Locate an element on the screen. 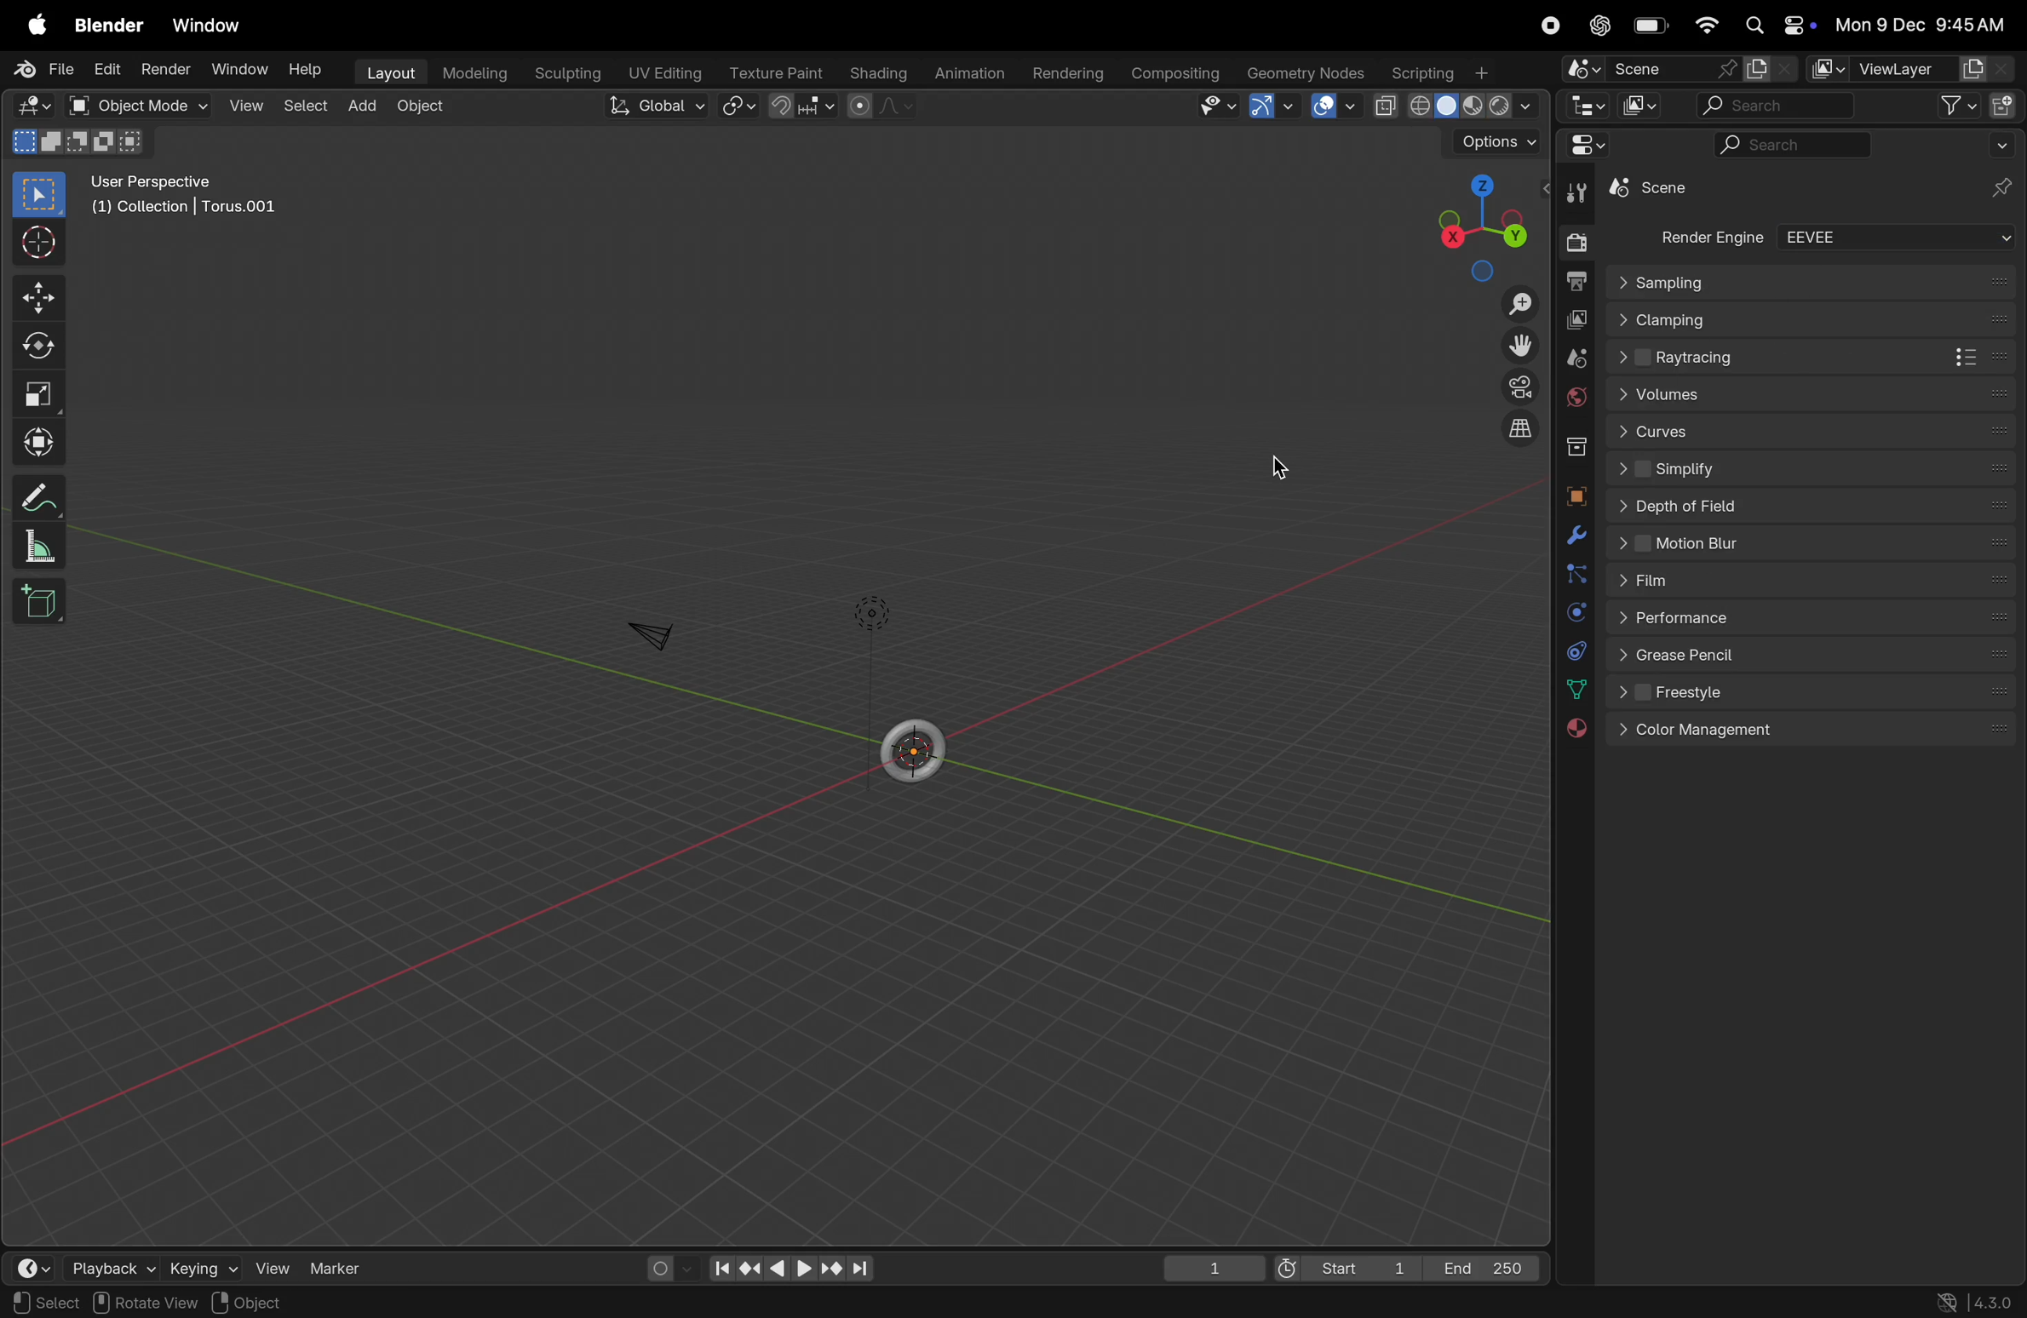 The width and height of the screenshot is (2027, 1318). transform pviot is located at coordinates (733, 111).